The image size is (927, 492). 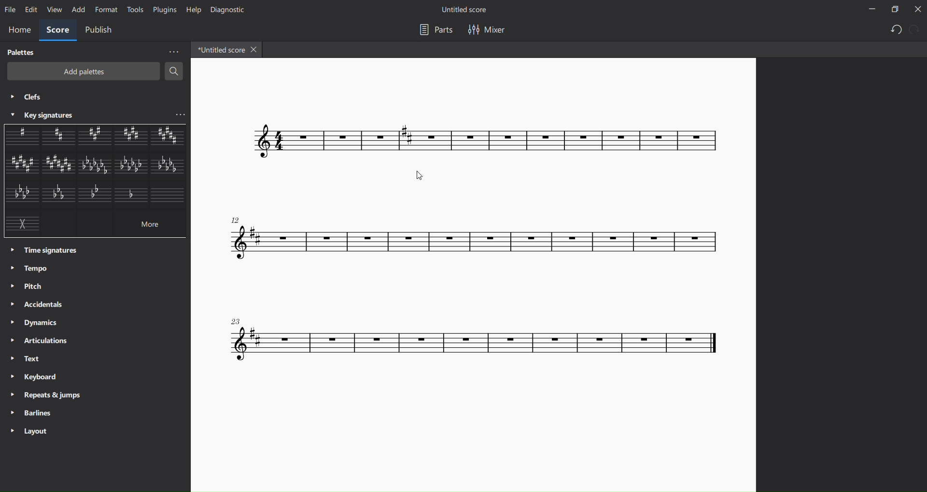 What do you see at coordinates (41, 113) in the screenshot?
I see `key signatures` at bounding box center [41, 113].